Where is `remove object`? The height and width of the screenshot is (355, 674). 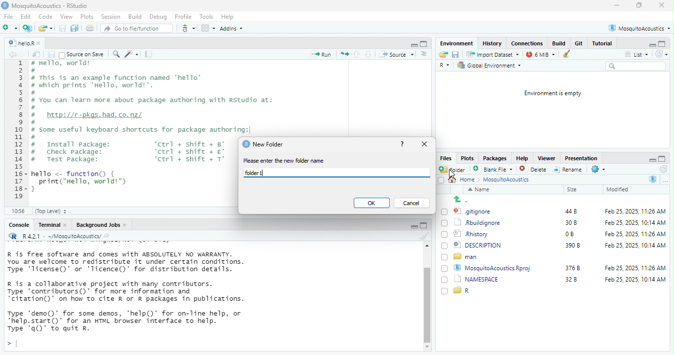 remove object is located at coordinates (570, 54).